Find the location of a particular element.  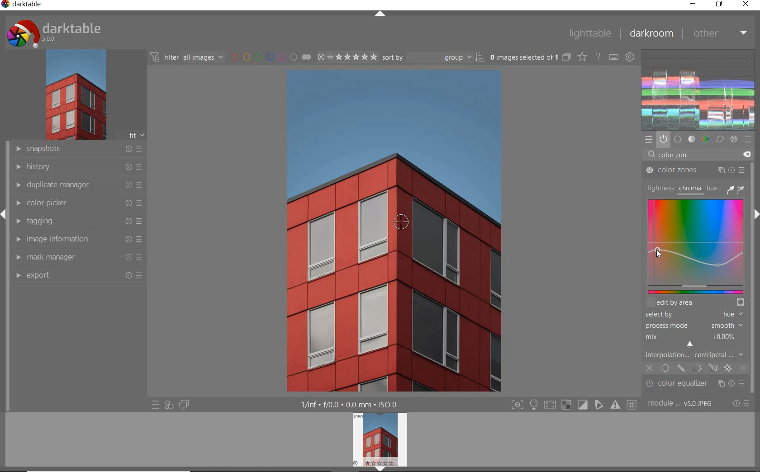

shadow is located at coordinates (549, 405).